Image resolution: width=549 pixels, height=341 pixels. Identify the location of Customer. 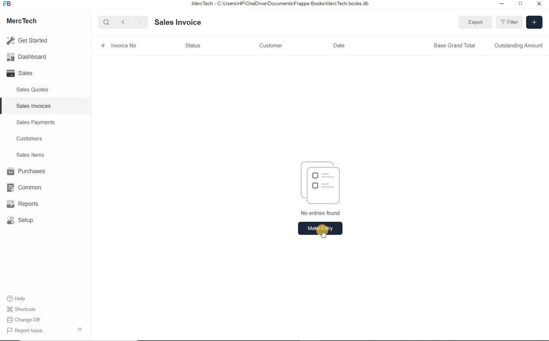
(270, 45).